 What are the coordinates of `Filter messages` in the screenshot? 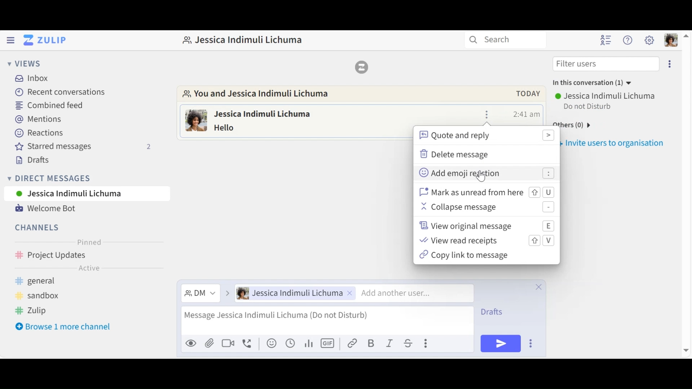 It's located at (200, 294).